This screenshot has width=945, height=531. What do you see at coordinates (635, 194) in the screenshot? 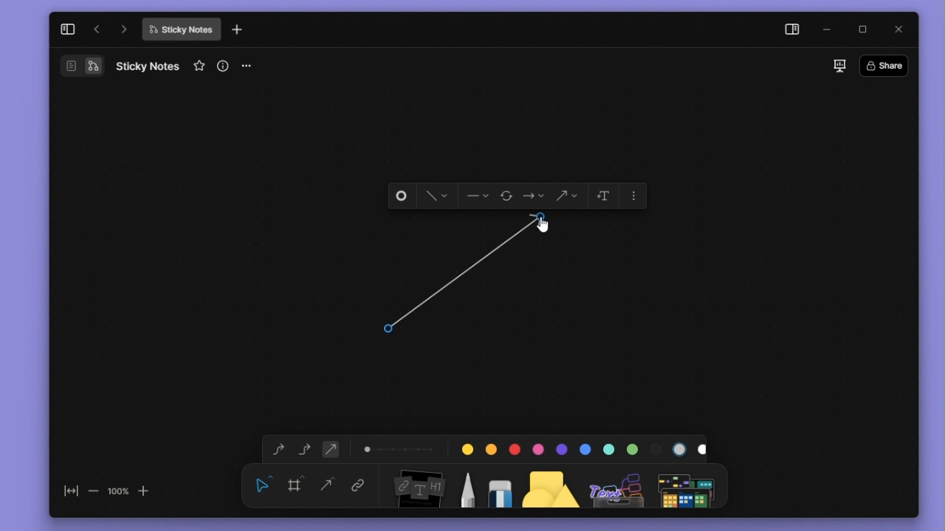
I see `more` at bounding box center [635, 194].